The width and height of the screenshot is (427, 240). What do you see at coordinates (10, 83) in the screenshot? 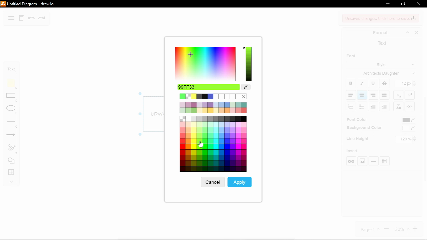
I see `note` at bounding box center [10, 83].